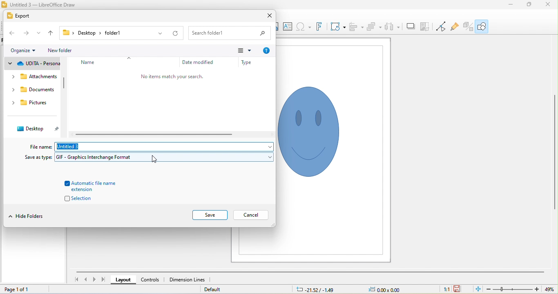 This screenshot has width=558, height=294. I want to click on toggle point edit mode, so click(441, 27).